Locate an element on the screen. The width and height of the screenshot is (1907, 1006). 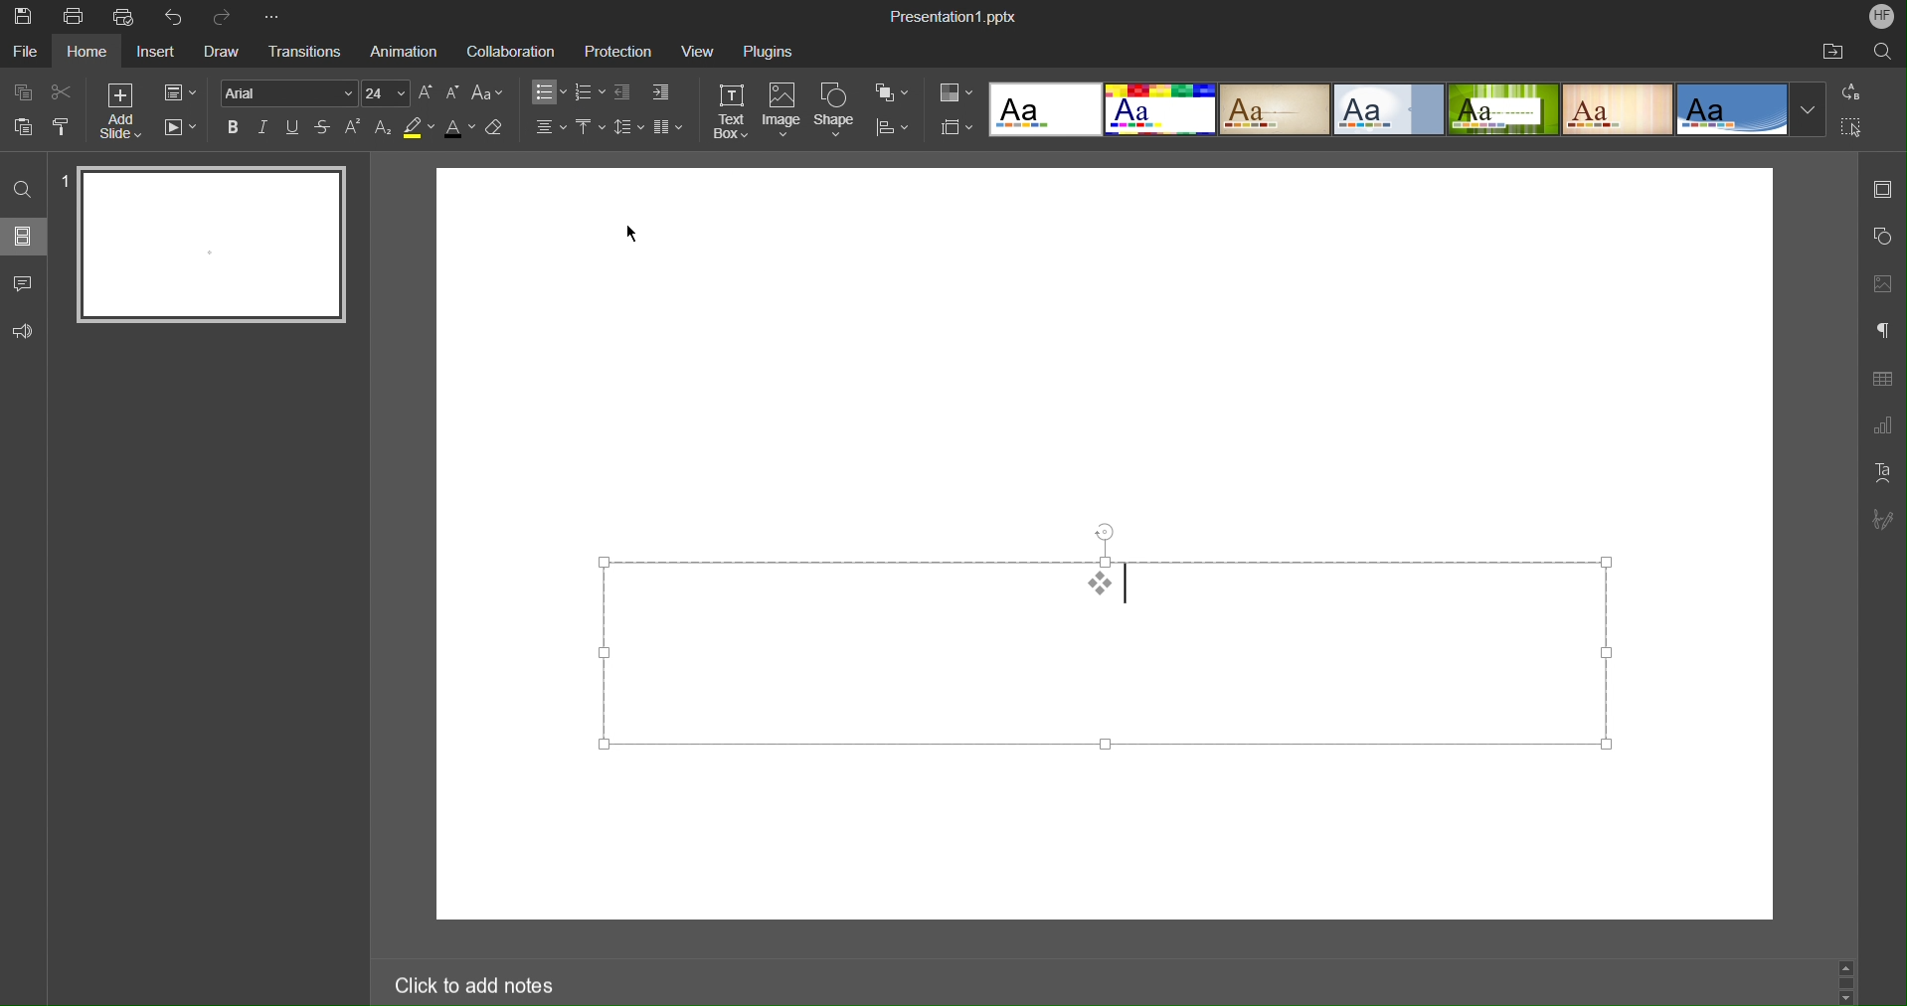
Cut is located at coordinates (62, 92).